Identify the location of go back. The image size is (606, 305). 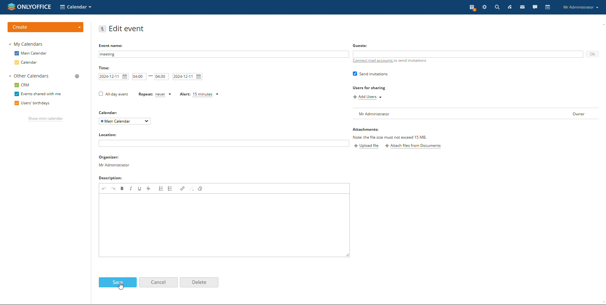
(103, 29).